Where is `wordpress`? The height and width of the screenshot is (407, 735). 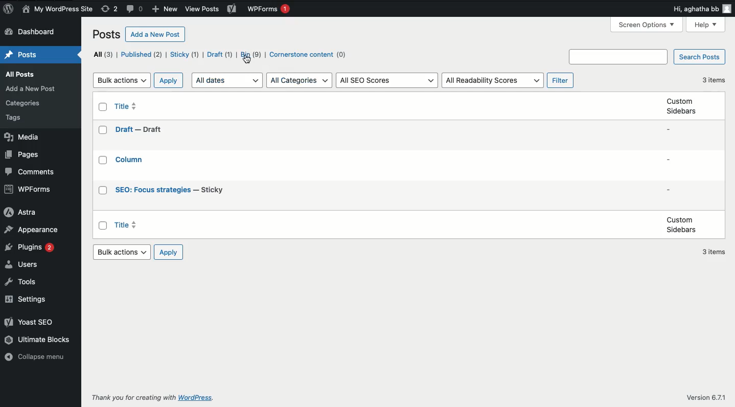
wordpress is located at coordinates (196, 398).